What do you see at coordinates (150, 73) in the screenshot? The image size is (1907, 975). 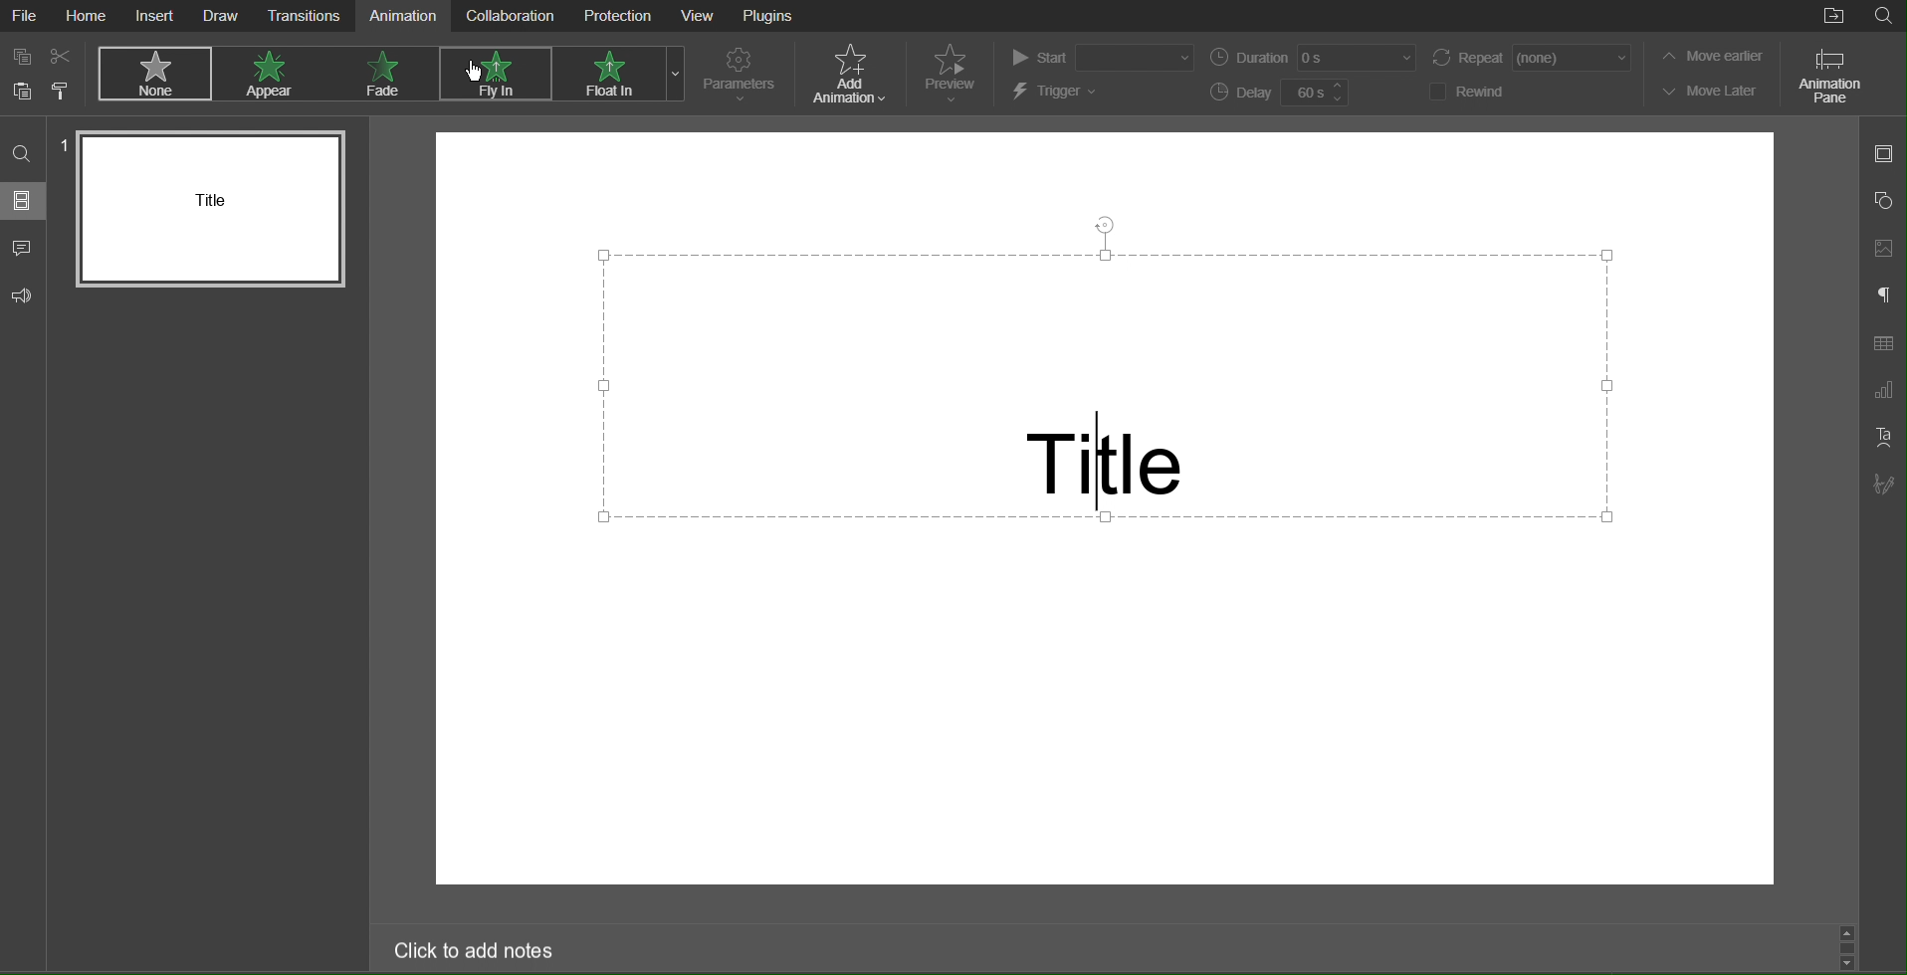 I see `None ` at bounding box center [150, 73].